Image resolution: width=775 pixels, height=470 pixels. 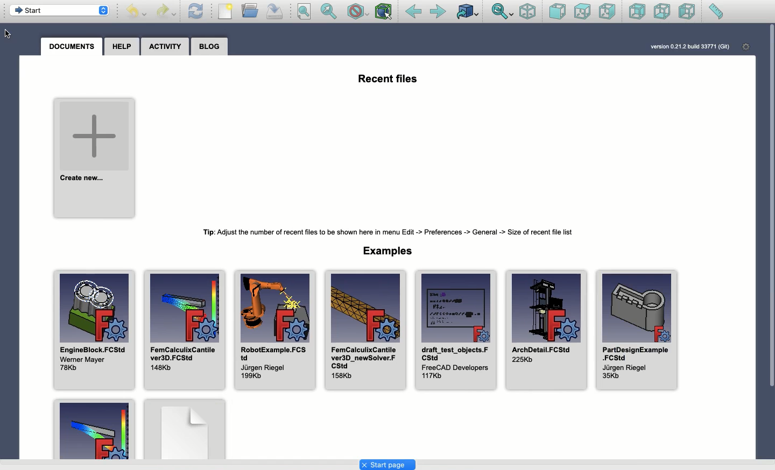 I want to click on Recent files, so click(x=391, y=79).